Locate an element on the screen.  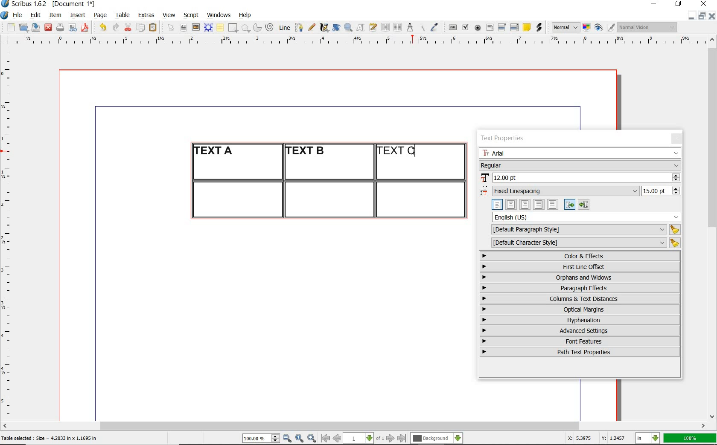
select the current layer is located at coordinates (437, 439).